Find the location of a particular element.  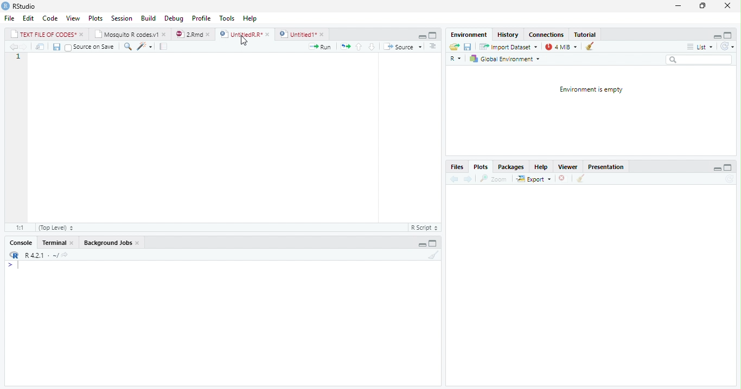

 History is located at coordinates (509, 36).